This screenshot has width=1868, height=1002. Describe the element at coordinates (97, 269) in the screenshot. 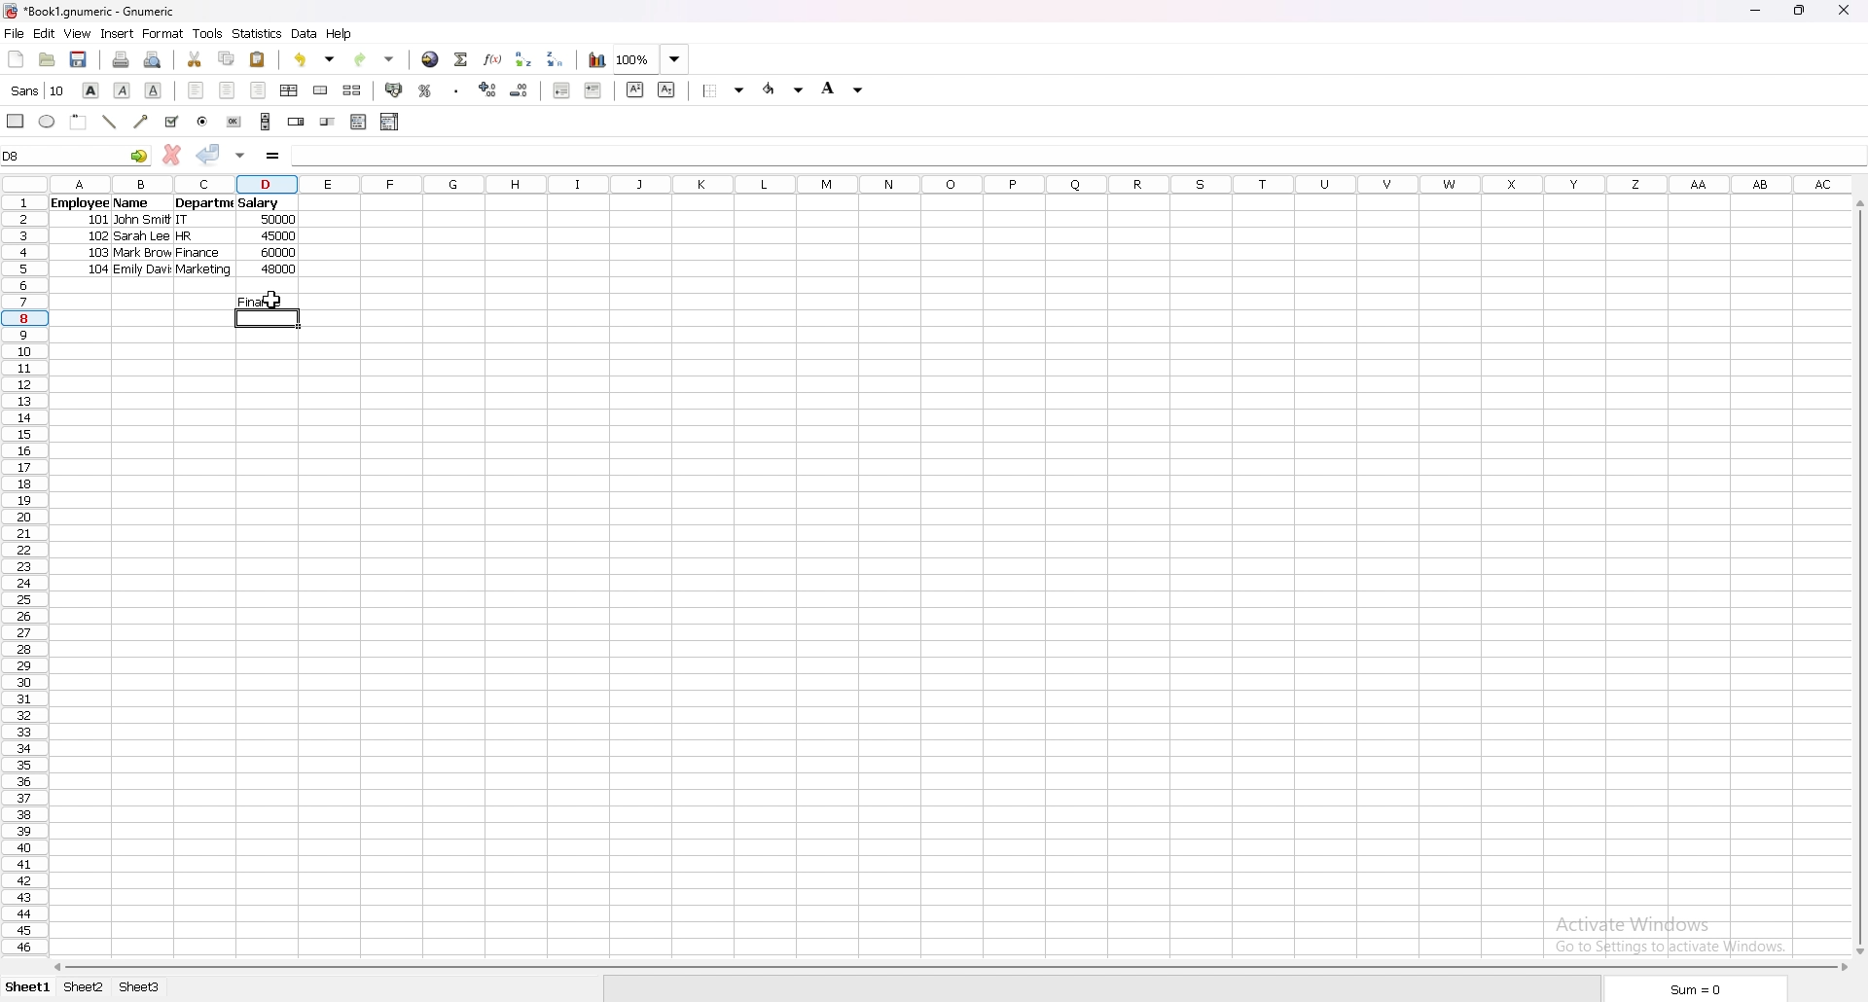

I see `104` at that location.